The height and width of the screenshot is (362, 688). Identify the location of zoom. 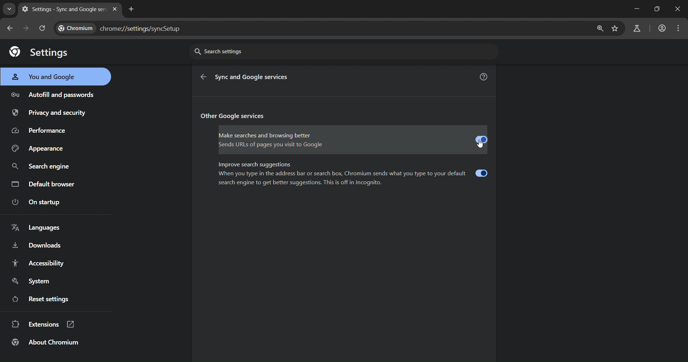
(601, 28).